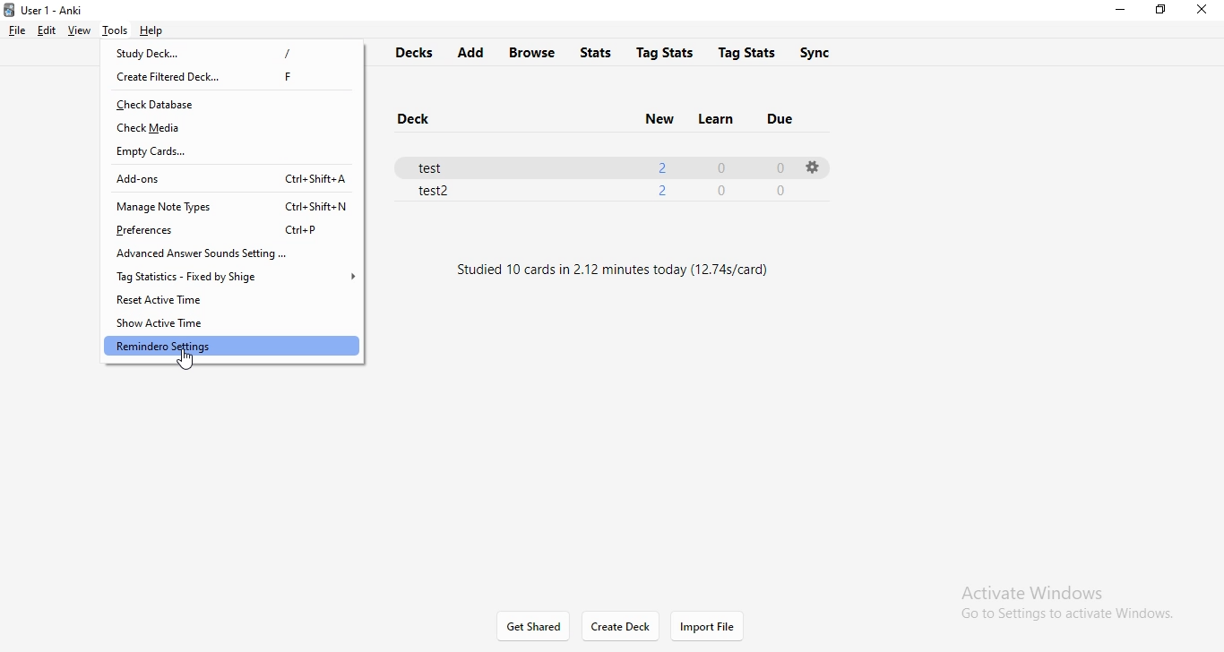 The height and width of the screenshot is (652, 1224). Describe the element at coordinates (622, 626) in the screenshot. I see `create deck` at that location.